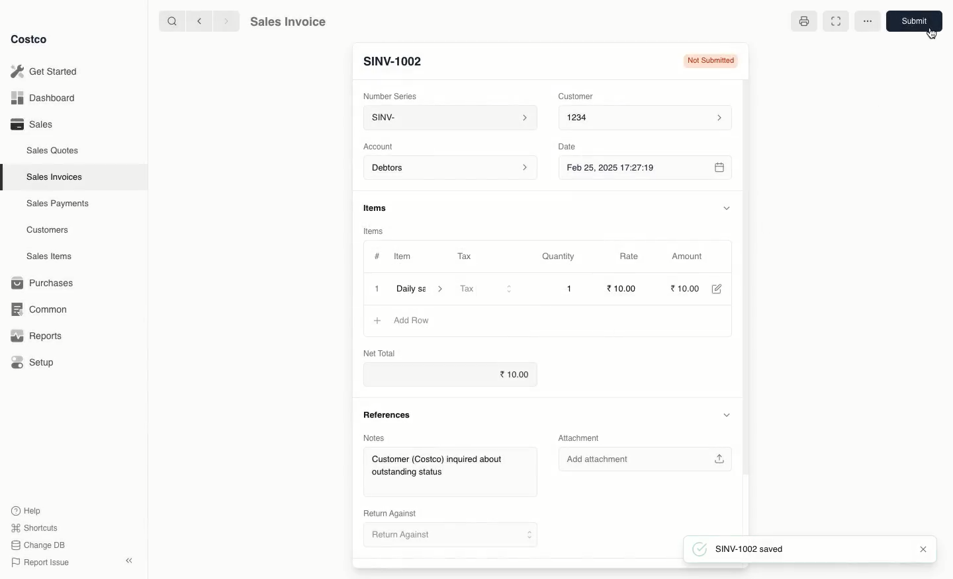 The width and height of the screenshot is (953, 579). I want to click on ‘Amount, so click(693, 257).